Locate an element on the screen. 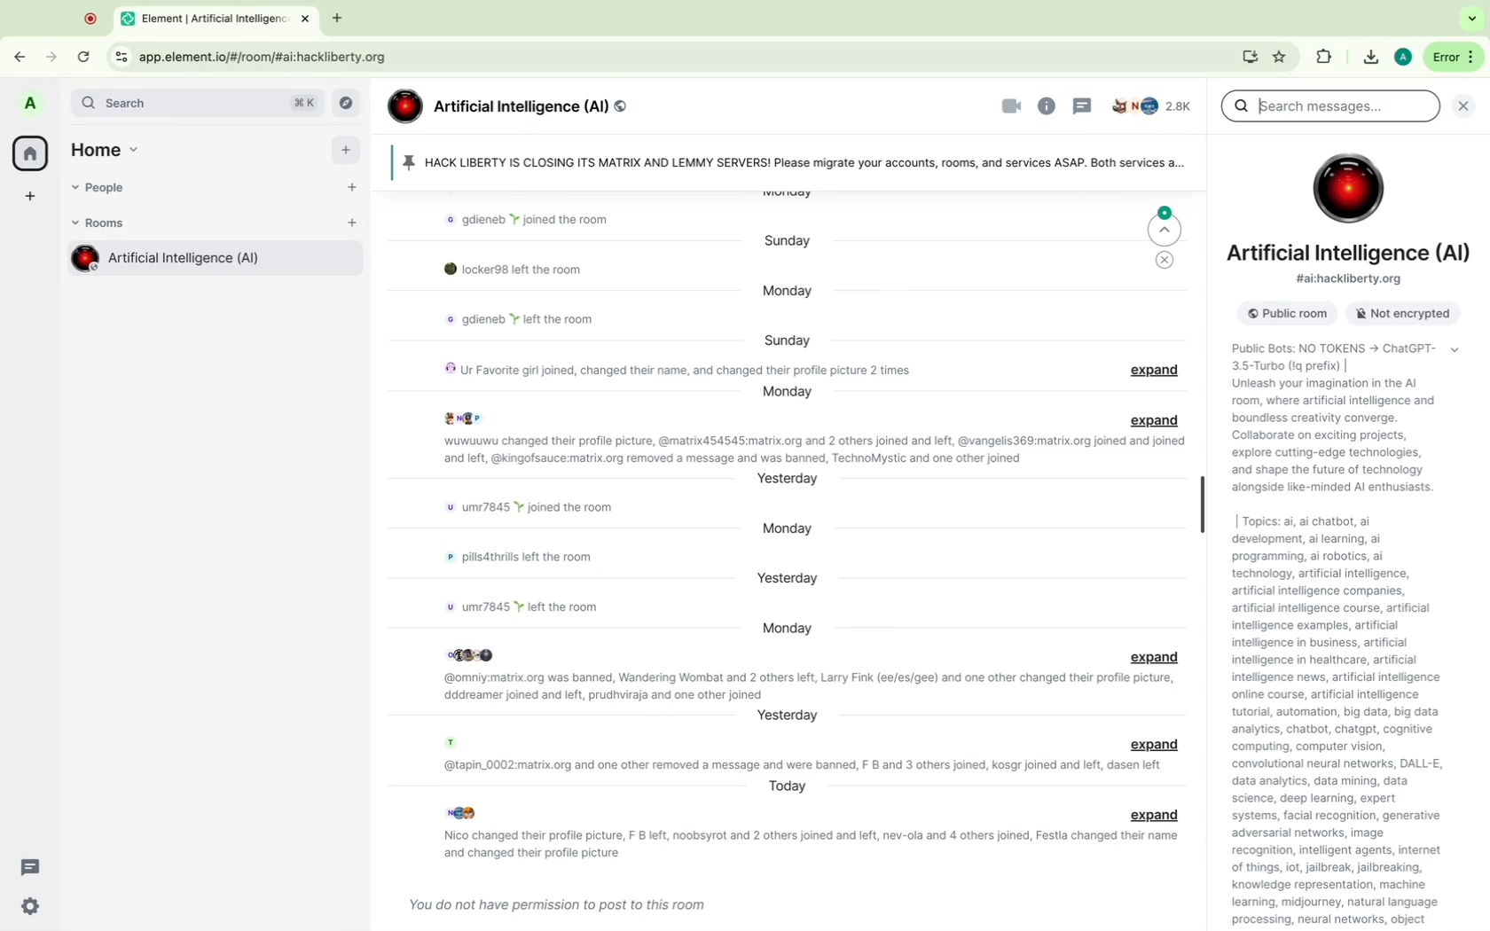  day is located at coordinates (791, 578).